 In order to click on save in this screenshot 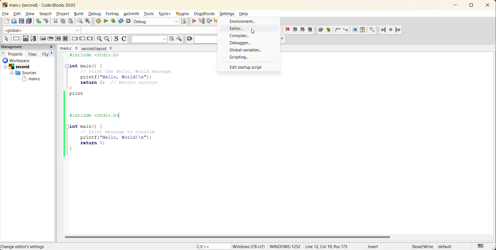, I will do `click(22, 21)`.